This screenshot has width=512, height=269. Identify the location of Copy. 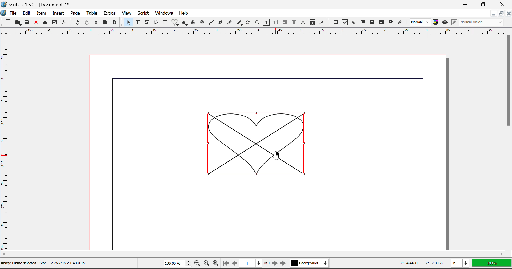
(105, 23).